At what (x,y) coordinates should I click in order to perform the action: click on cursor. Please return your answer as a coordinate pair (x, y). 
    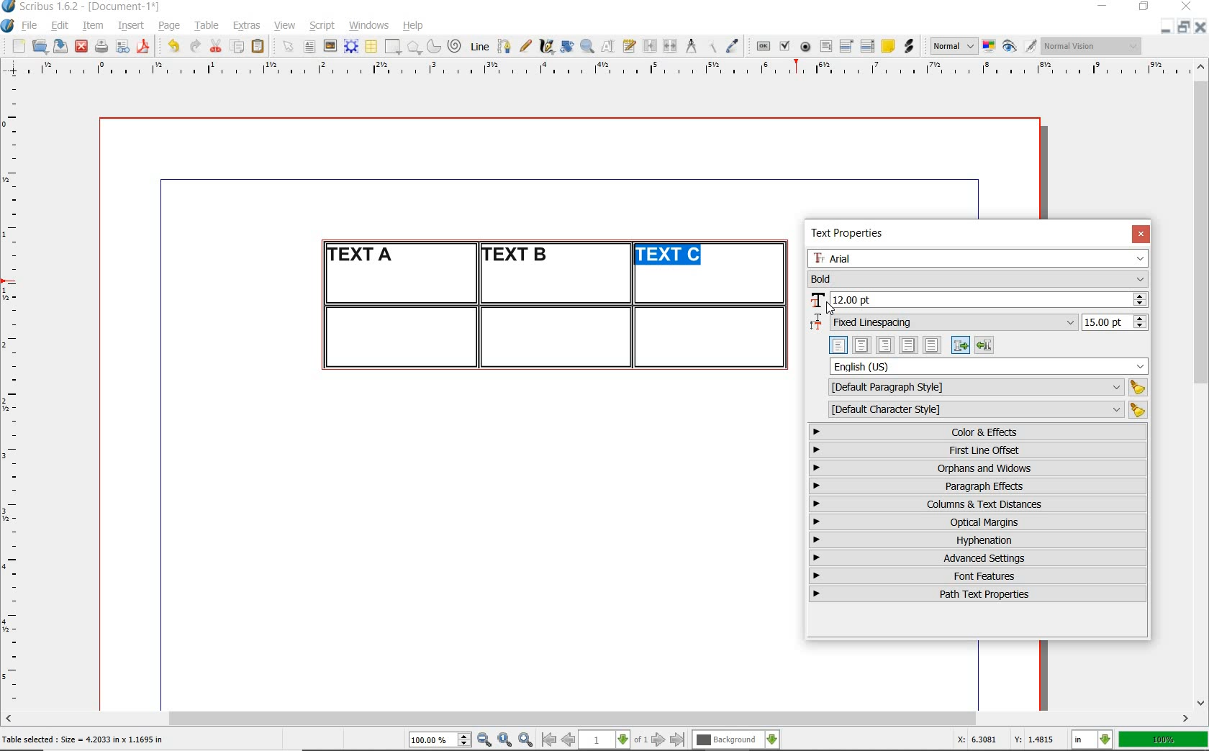
    Looking at the image, I should click on (829, 308).